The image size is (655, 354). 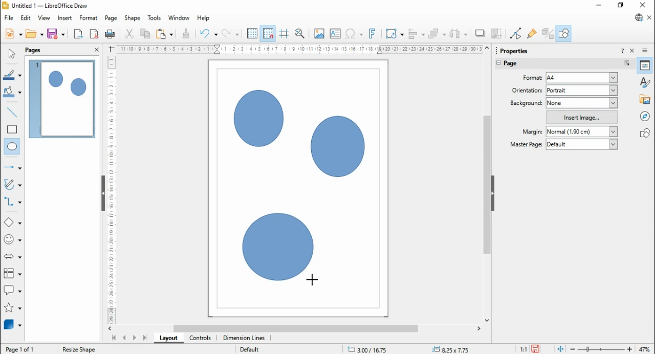 What do you see at coordinates (179, 18) in the screenshot?
I see `window` at bounding box center [179, 18].